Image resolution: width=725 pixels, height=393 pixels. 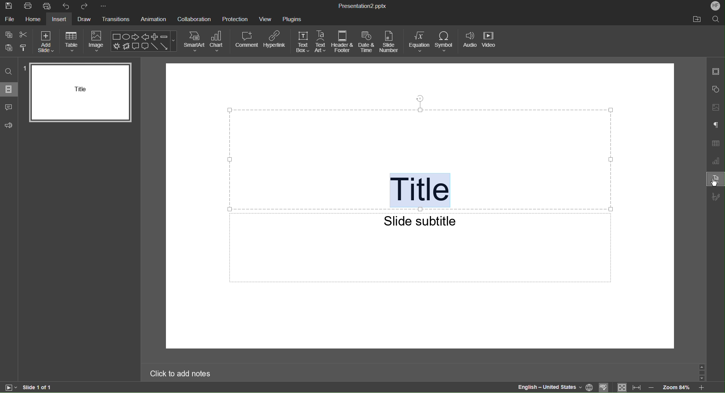 I want to click on Slides, so click(x=717, y=72).